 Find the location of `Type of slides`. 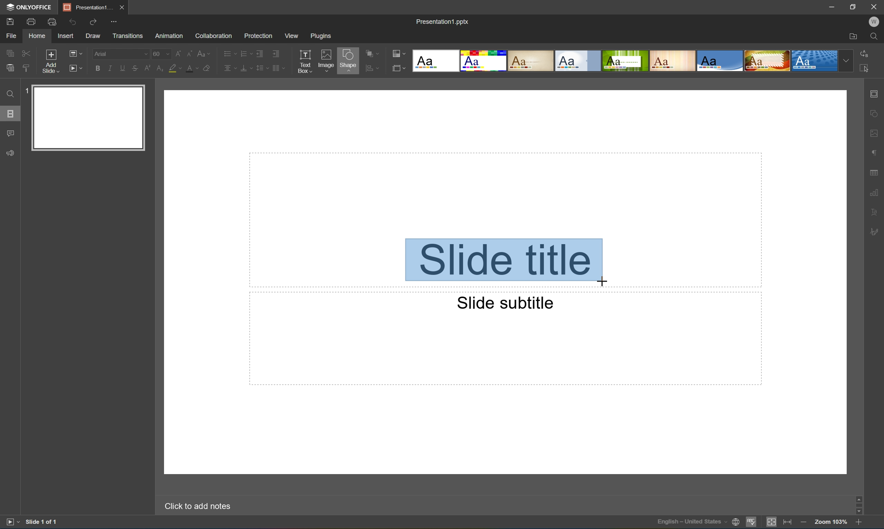

Type of slides is located at coordinates (632, 61).